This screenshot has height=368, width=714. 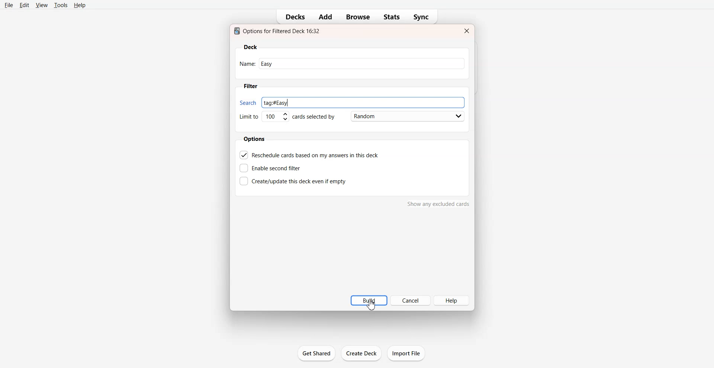 I want to click on Search bar, so click(x=350, y=101).